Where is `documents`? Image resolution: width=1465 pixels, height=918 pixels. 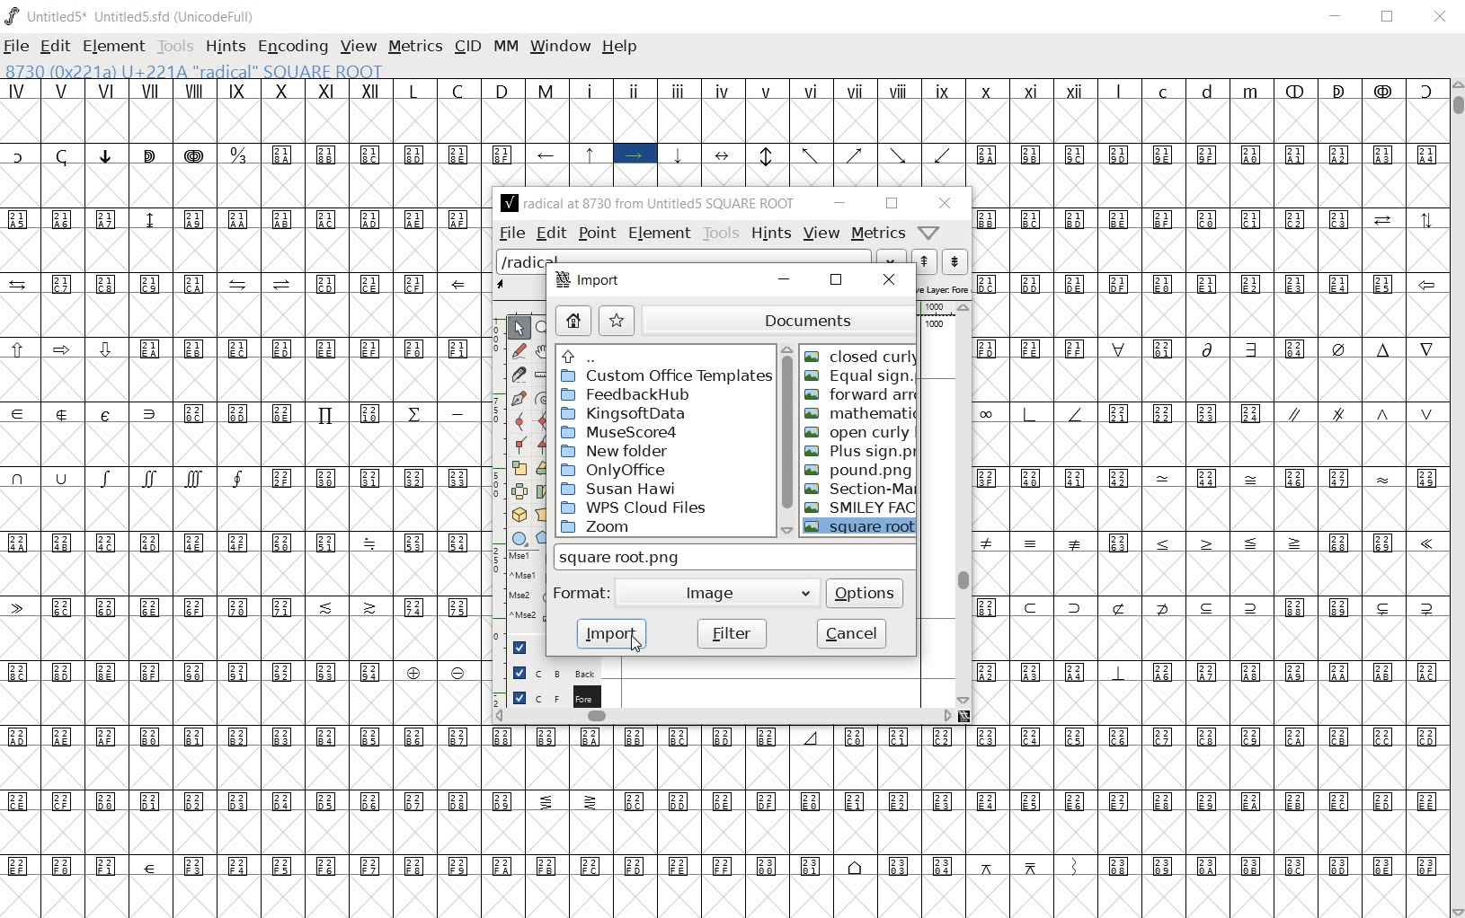
documents is located at coordinates (778, 317).